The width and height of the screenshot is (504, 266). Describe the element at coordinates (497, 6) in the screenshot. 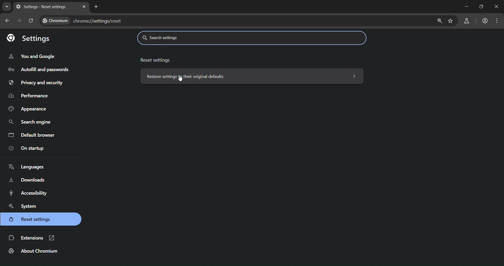

I see `Close` at that location.